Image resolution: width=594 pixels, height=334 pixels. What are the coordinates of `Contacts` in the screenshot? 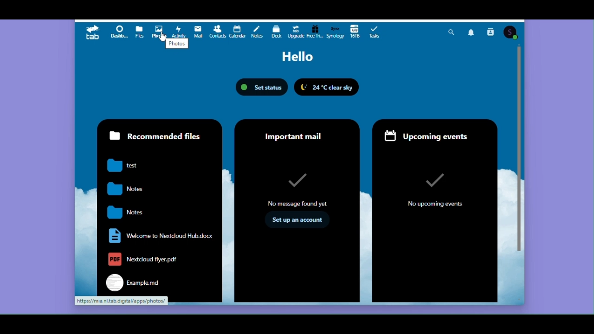 It's located at (218, 32).